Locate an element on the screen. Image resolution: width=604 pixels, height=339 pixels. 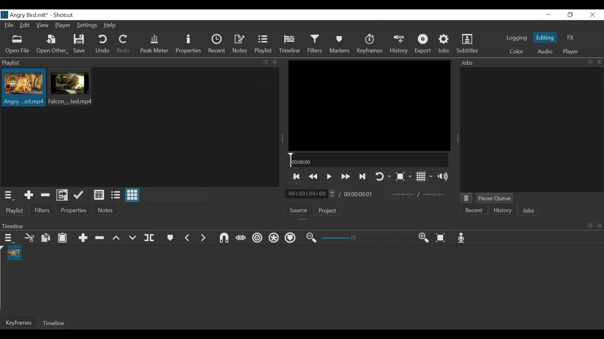
Tiemeline is located at coordinates (291, 45).